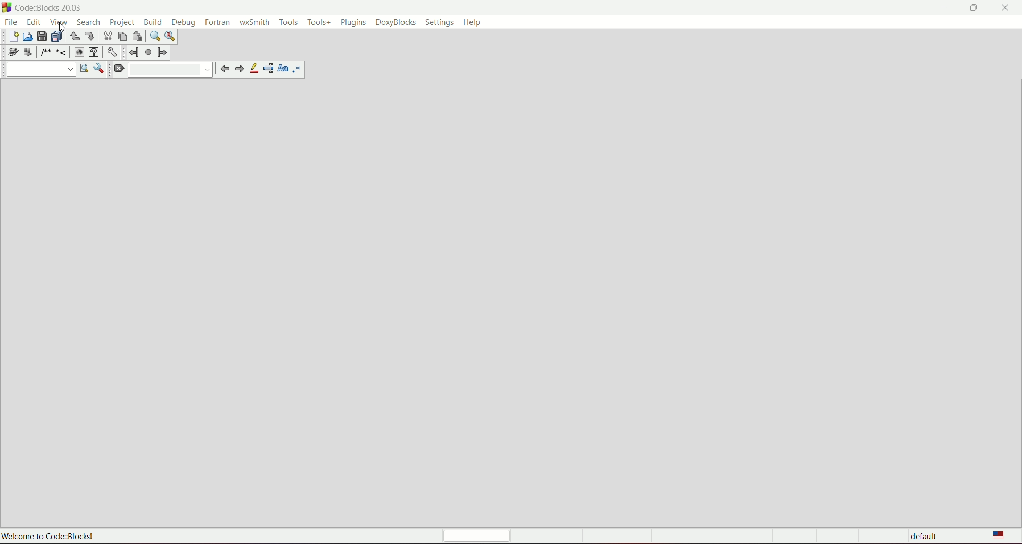 This screenshot has width=1022, height=544. What do you see at coordinates (943, 7) in the screenshot?
I see `minimize` at bounding box center [943, 7].